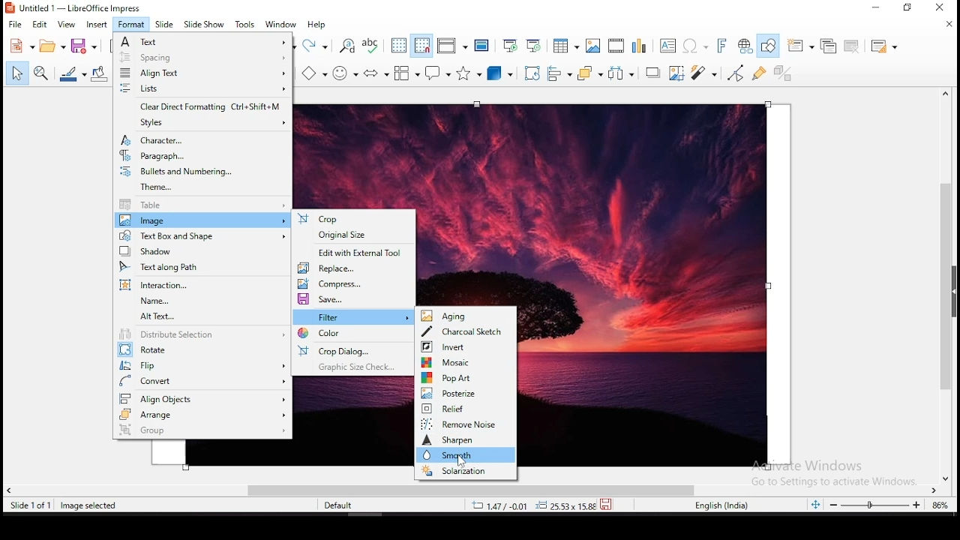  Describe the element at coordinates (89, 506) in the screenshot. I see `image seleted` at that location.